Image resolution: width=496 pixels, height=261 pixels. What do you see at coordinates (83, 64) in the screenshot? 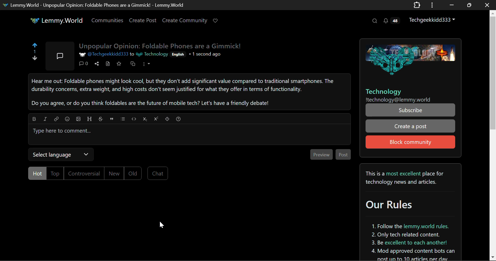
I see `Comment Counter` at bounding box center [83, 64].